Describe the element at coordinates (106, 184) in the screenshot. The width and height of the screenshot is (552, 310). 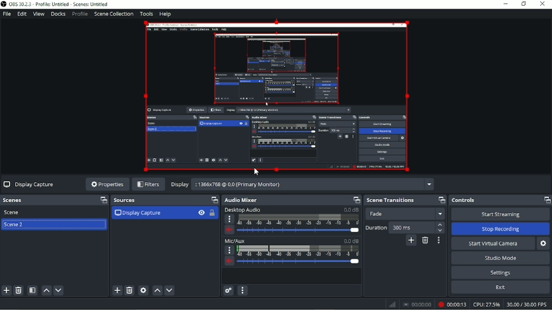
I see `Properties` at that location.